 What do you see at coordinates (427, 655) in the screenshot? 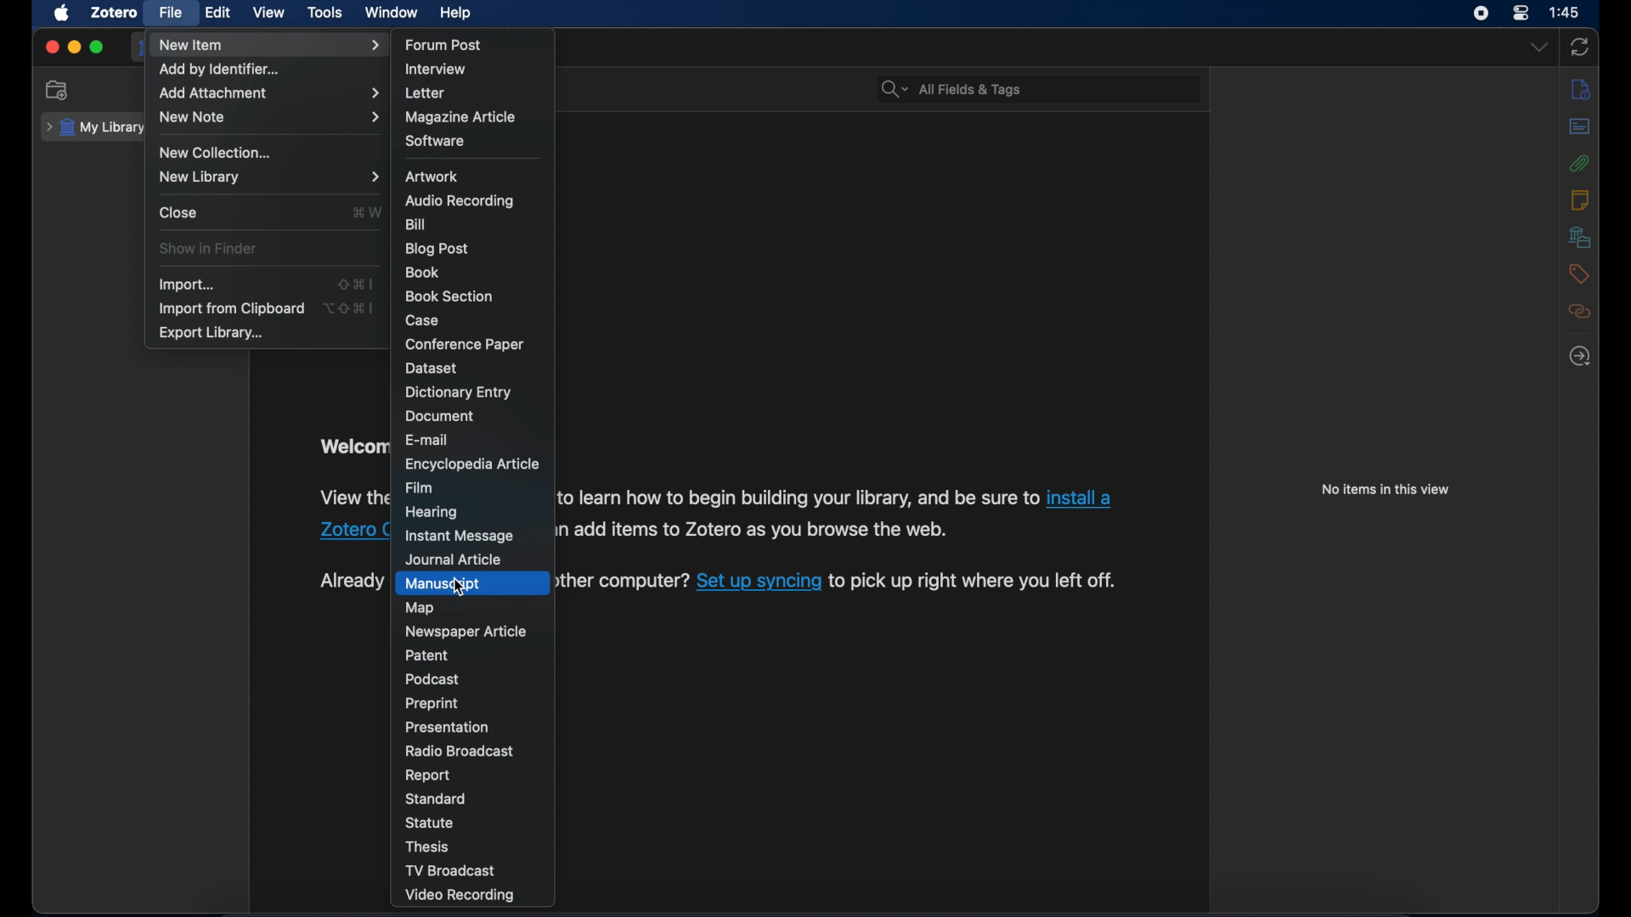
I see `patent` at bounding box center [427, 655].